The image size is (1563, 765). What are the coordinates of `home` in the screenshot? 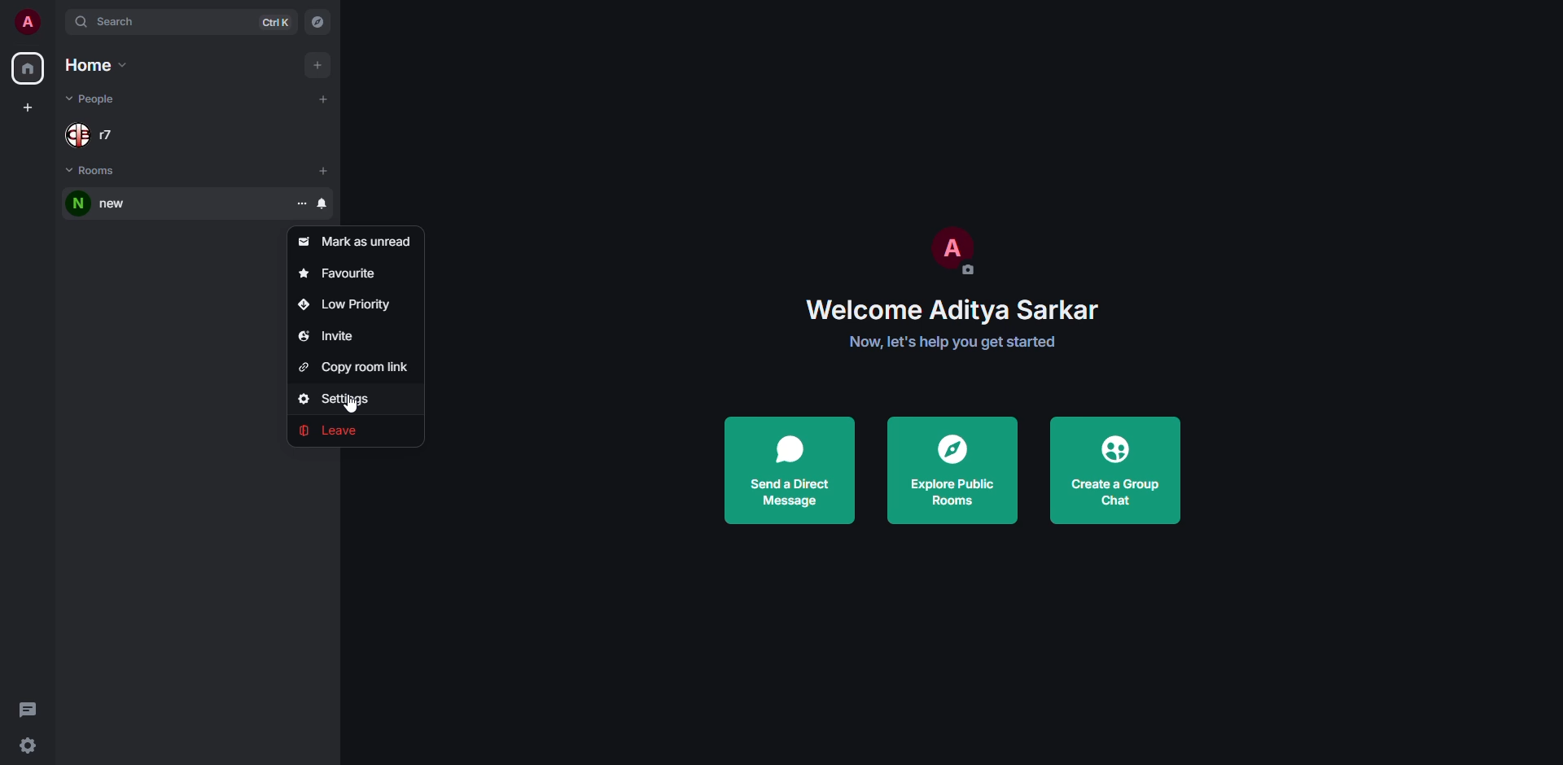 It's located at (28, 68).